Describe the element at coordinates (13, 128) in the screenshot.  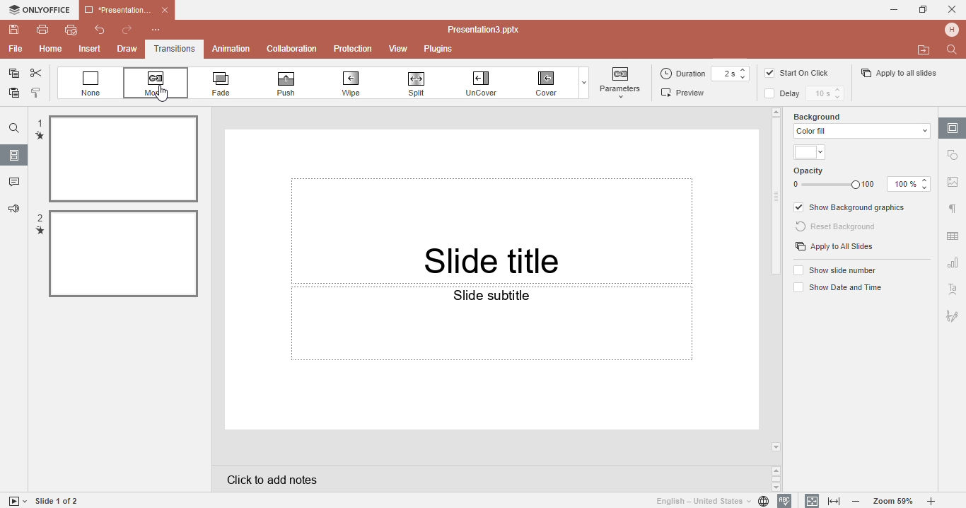
I see `Find` at that location.